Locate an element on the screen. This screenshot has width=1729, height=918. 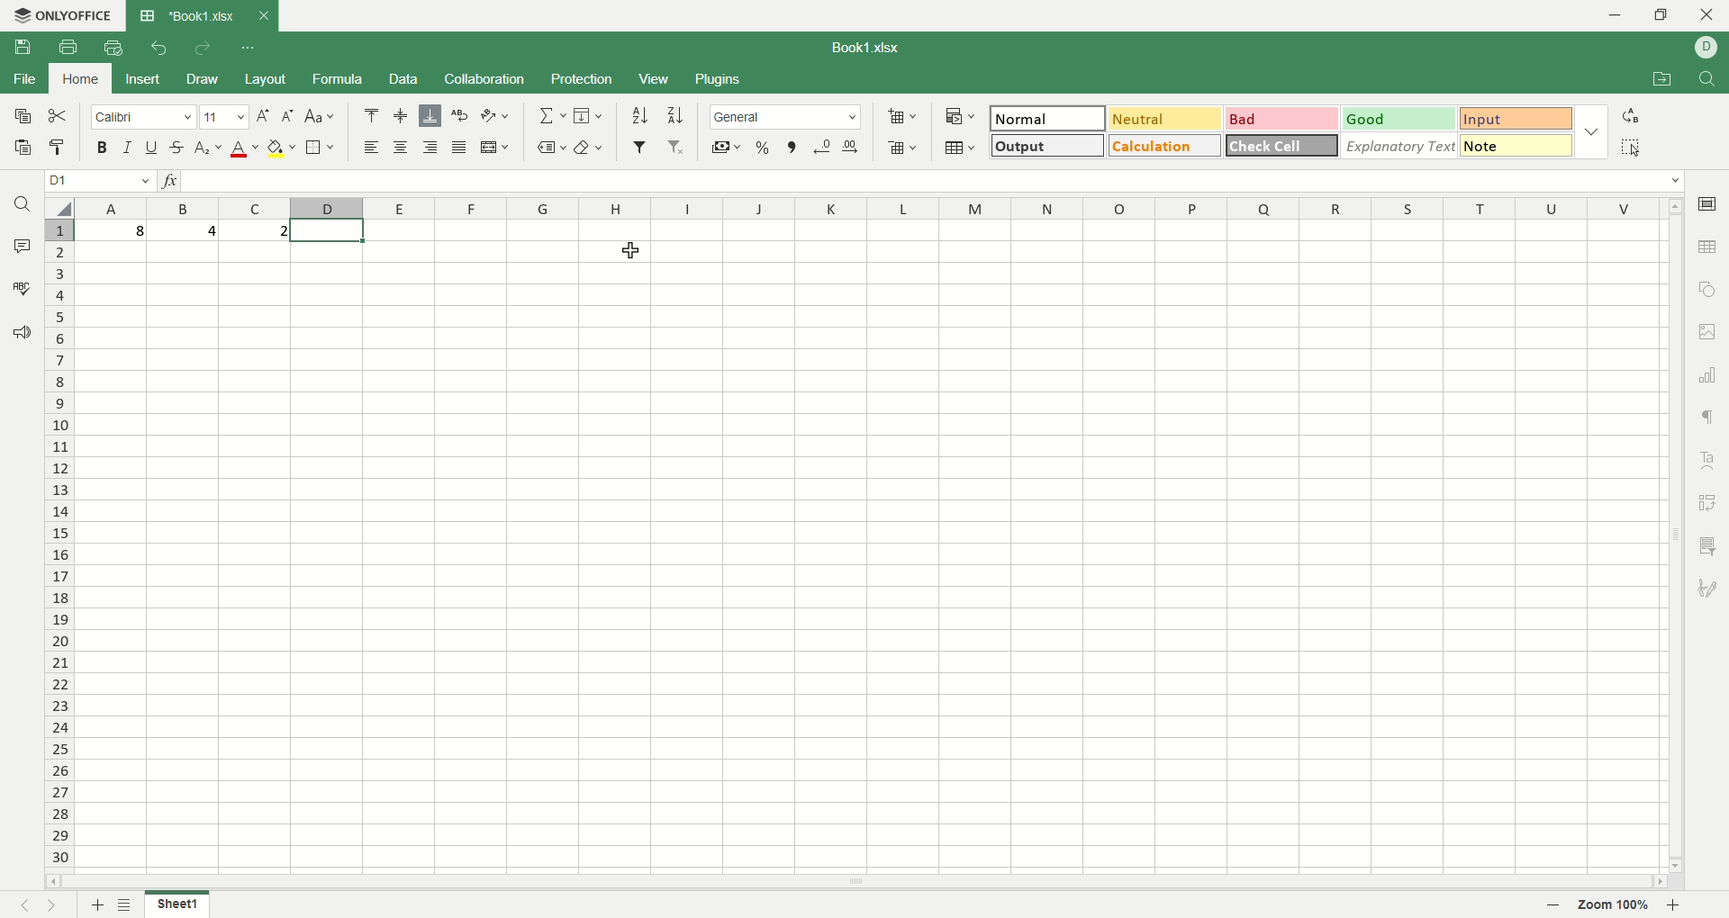
remove cell is located at coordinates (903, 148).